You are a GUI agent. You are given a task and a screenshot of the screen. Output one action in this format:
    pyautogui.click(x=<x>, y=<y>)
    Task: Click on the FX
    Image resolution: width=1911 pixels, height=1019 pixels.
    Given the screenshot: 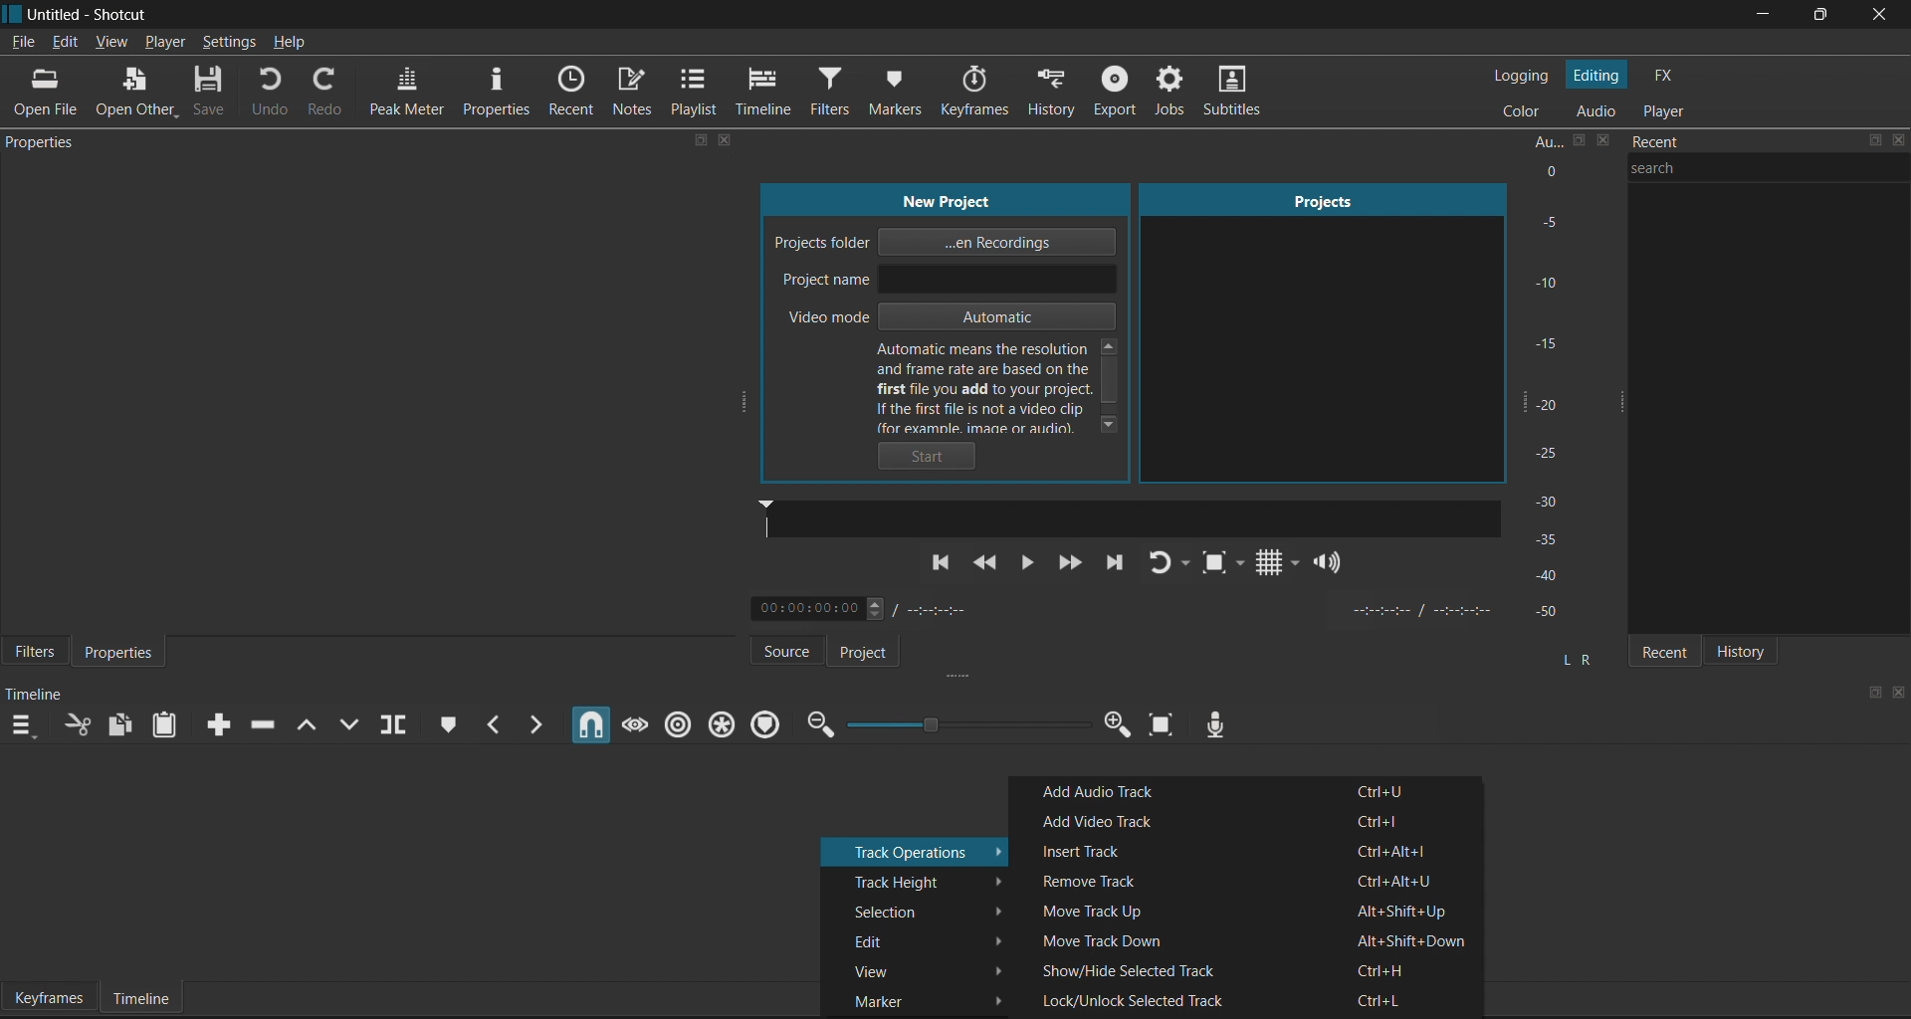 What is the action you would take?
    pyautogui.click(x=1666, y=77)
    